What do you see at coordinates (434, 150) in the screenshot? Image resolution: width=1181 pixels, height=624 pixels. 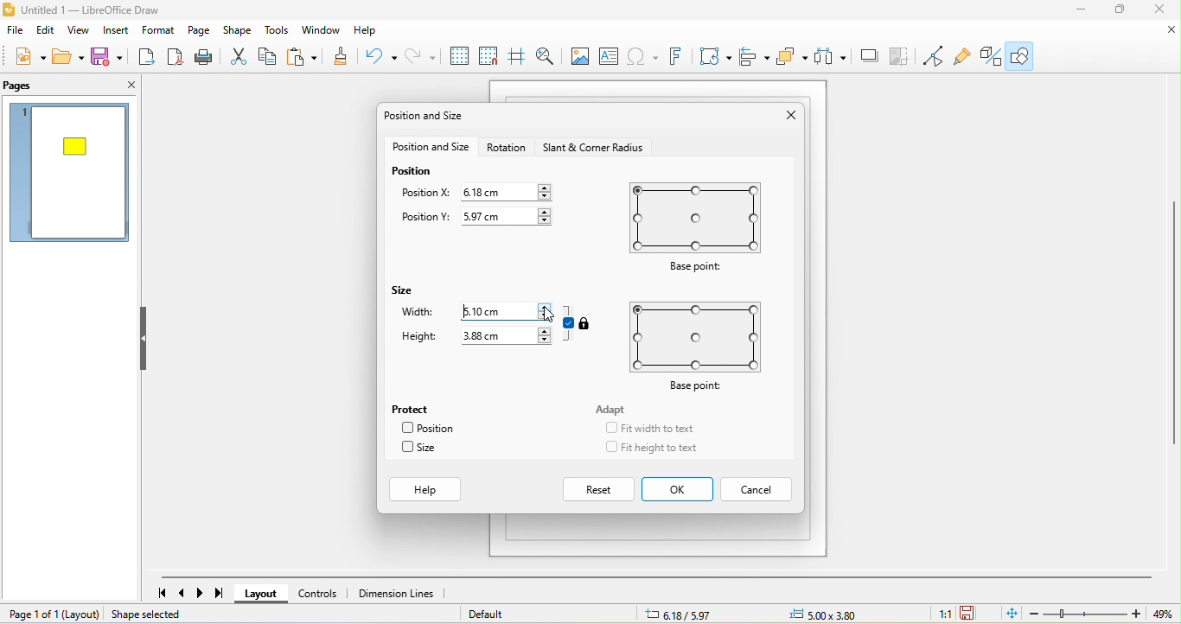 I see `position and size` at bounding box center [434, 150].